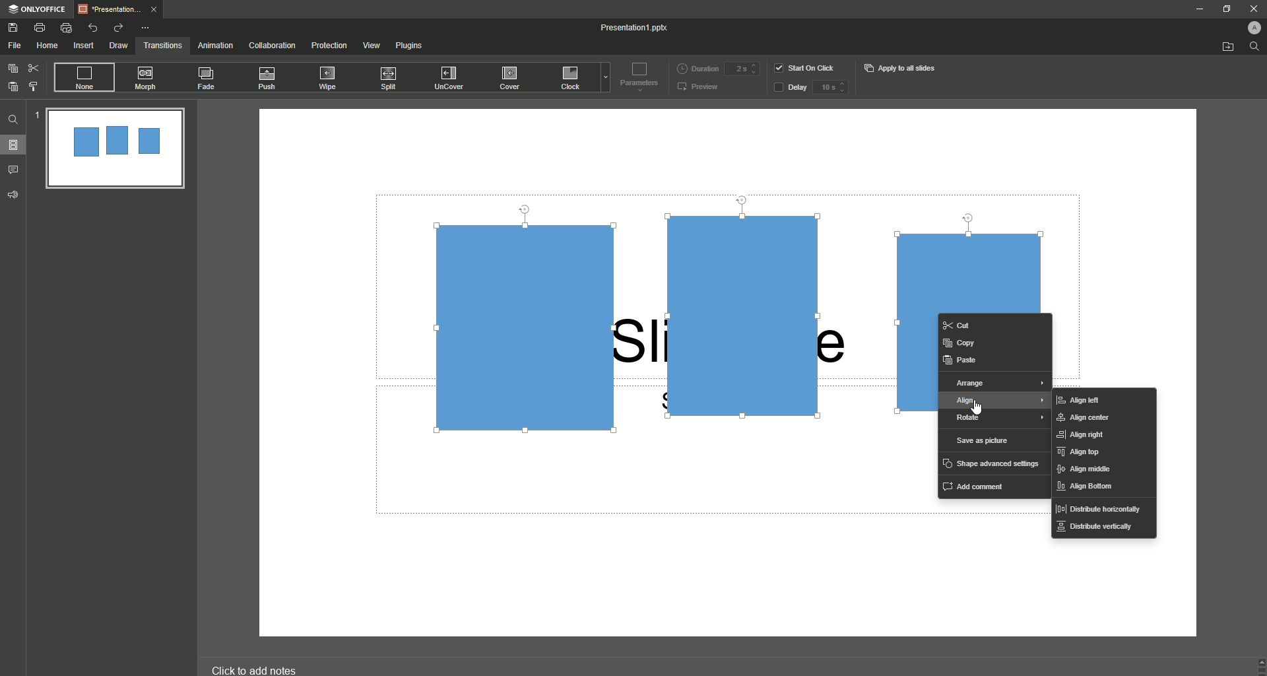 The image size is (1267, 676). I want to click on Distribute vertically, so click(1094, 531).